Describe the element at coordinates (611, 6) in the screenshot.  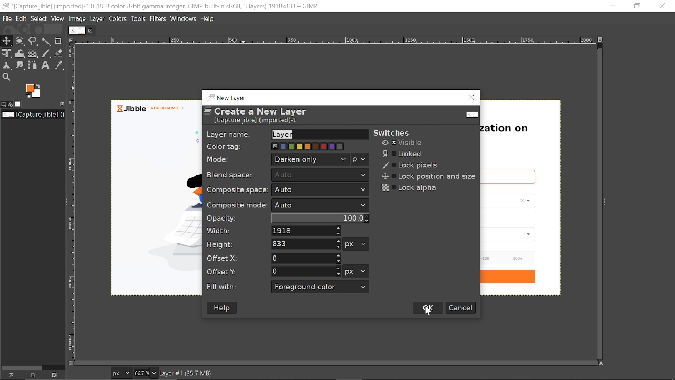
I see `Minimize` at that location.